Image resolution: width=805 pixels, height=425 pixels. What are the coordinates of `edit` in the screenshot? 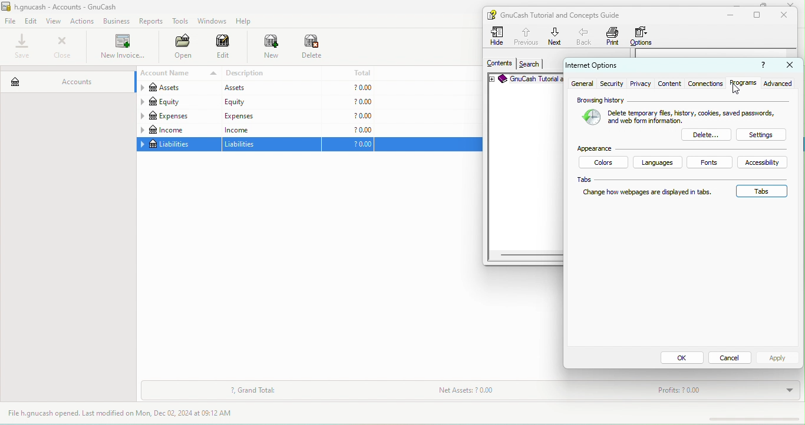 It's located at (32, 21).